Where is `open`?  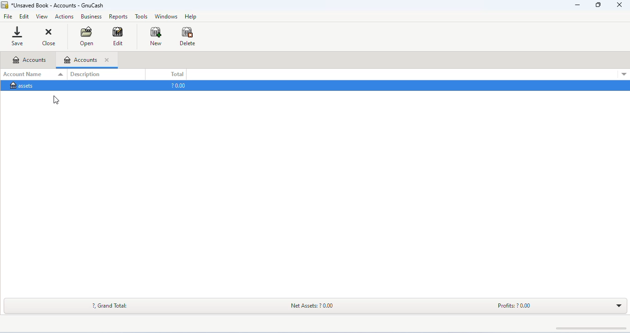 open is located at coordinates (85, 36).